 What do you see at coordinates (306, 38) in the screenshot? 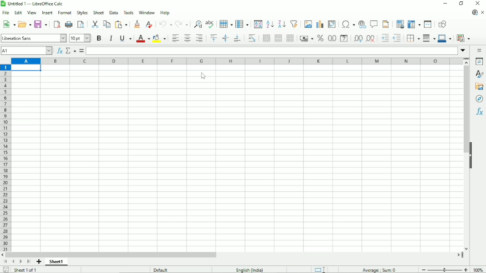
I see `Format as currency` at bounding box center [306, 38].